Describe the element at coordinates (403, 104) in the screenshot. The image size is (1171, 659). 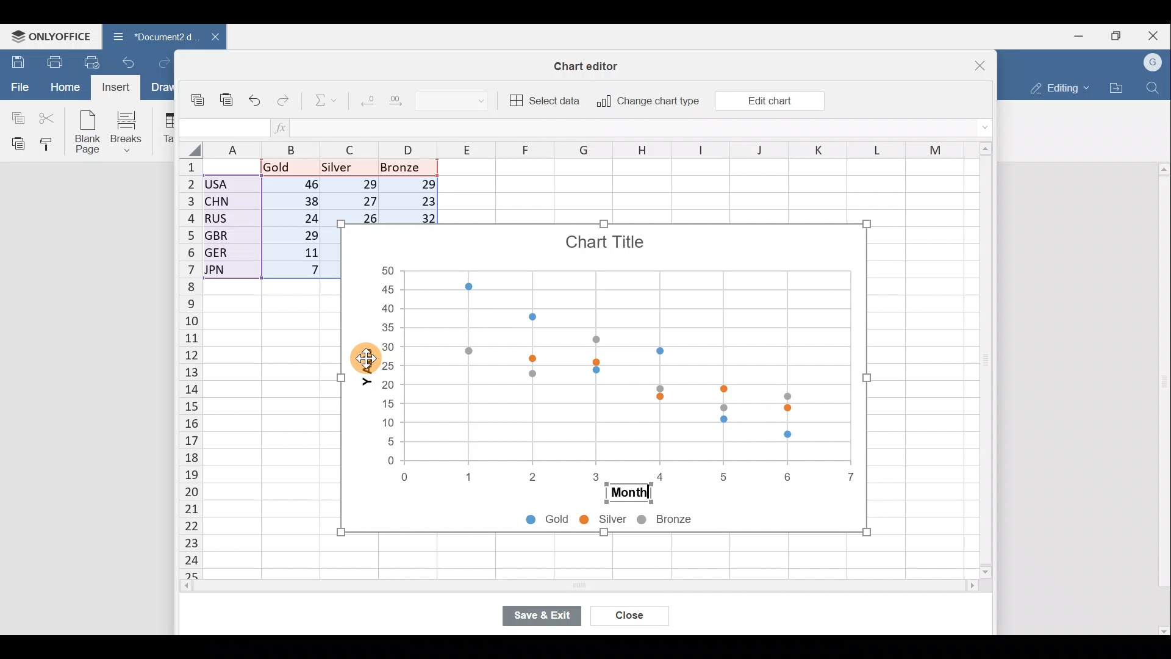
I see `Increase decimal` at that location.